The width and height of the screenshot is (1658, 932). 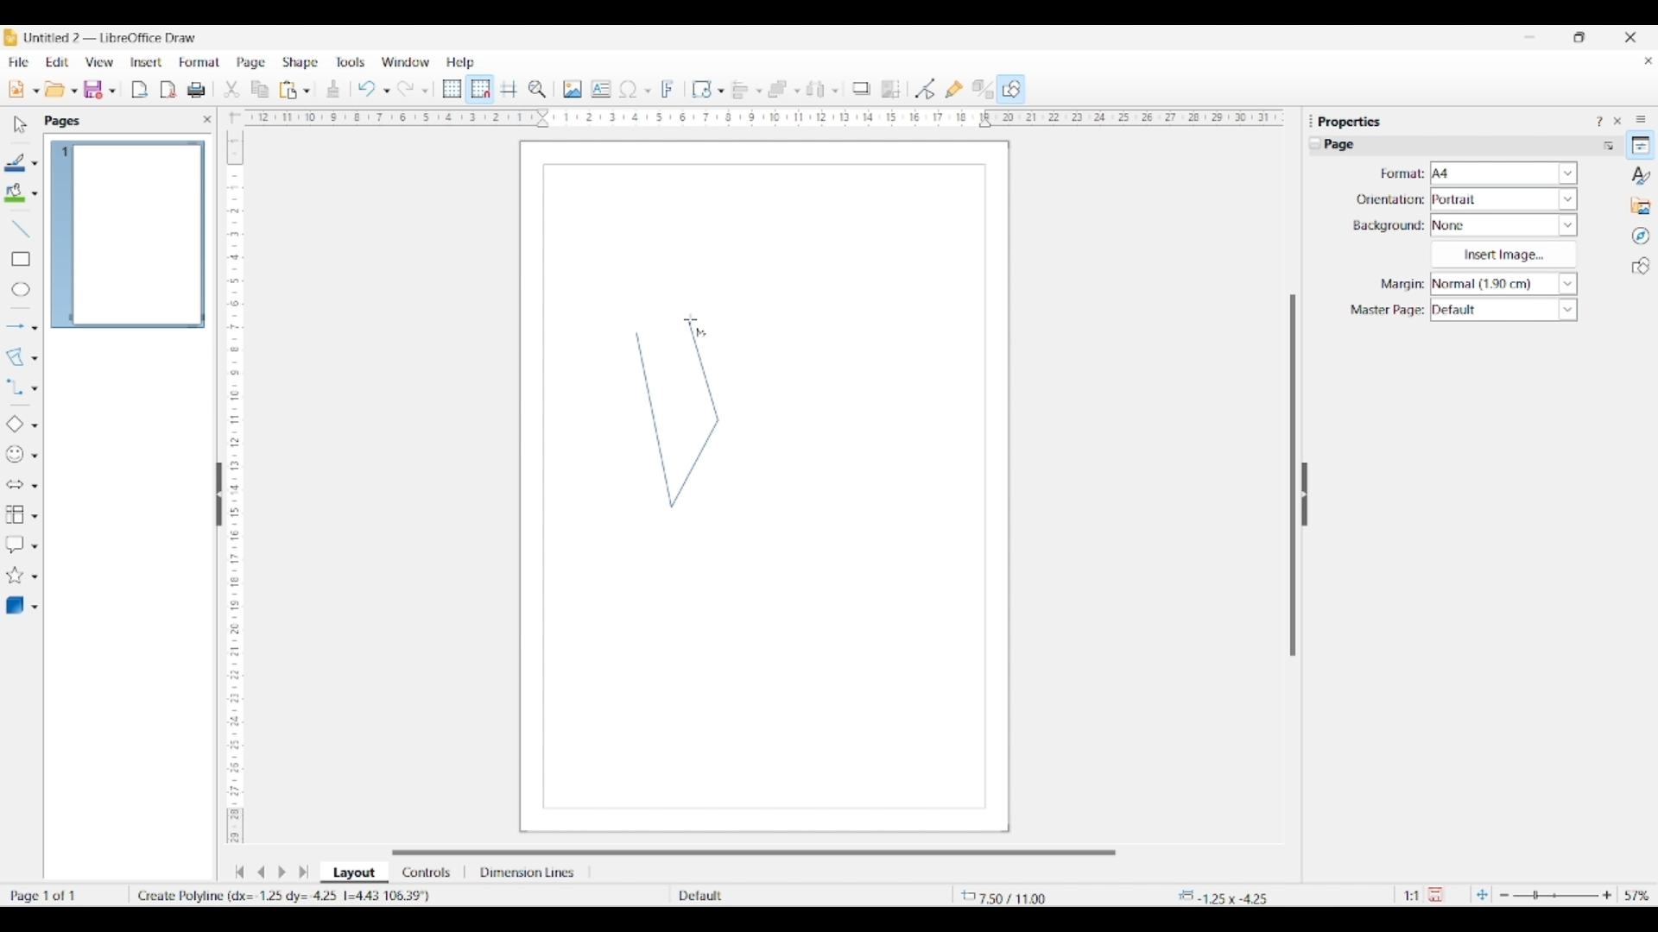 What do you see at coordinates (282, 872) in the screenshot?
I see `Move to next slide` at bounding box center [282, 872].